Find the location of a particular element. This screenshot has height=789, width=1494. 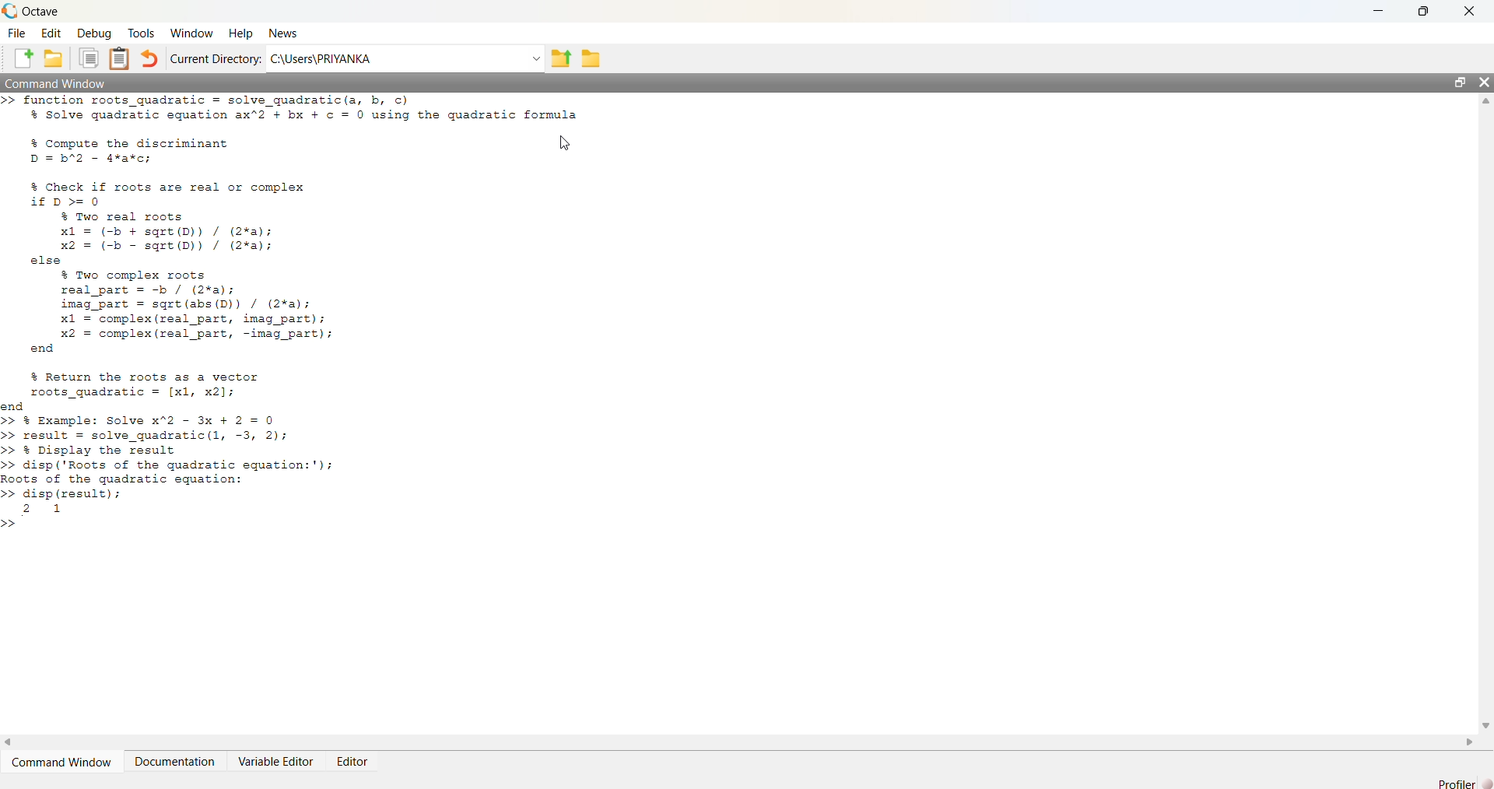

Browse directories is located at coordinates (590, 58).